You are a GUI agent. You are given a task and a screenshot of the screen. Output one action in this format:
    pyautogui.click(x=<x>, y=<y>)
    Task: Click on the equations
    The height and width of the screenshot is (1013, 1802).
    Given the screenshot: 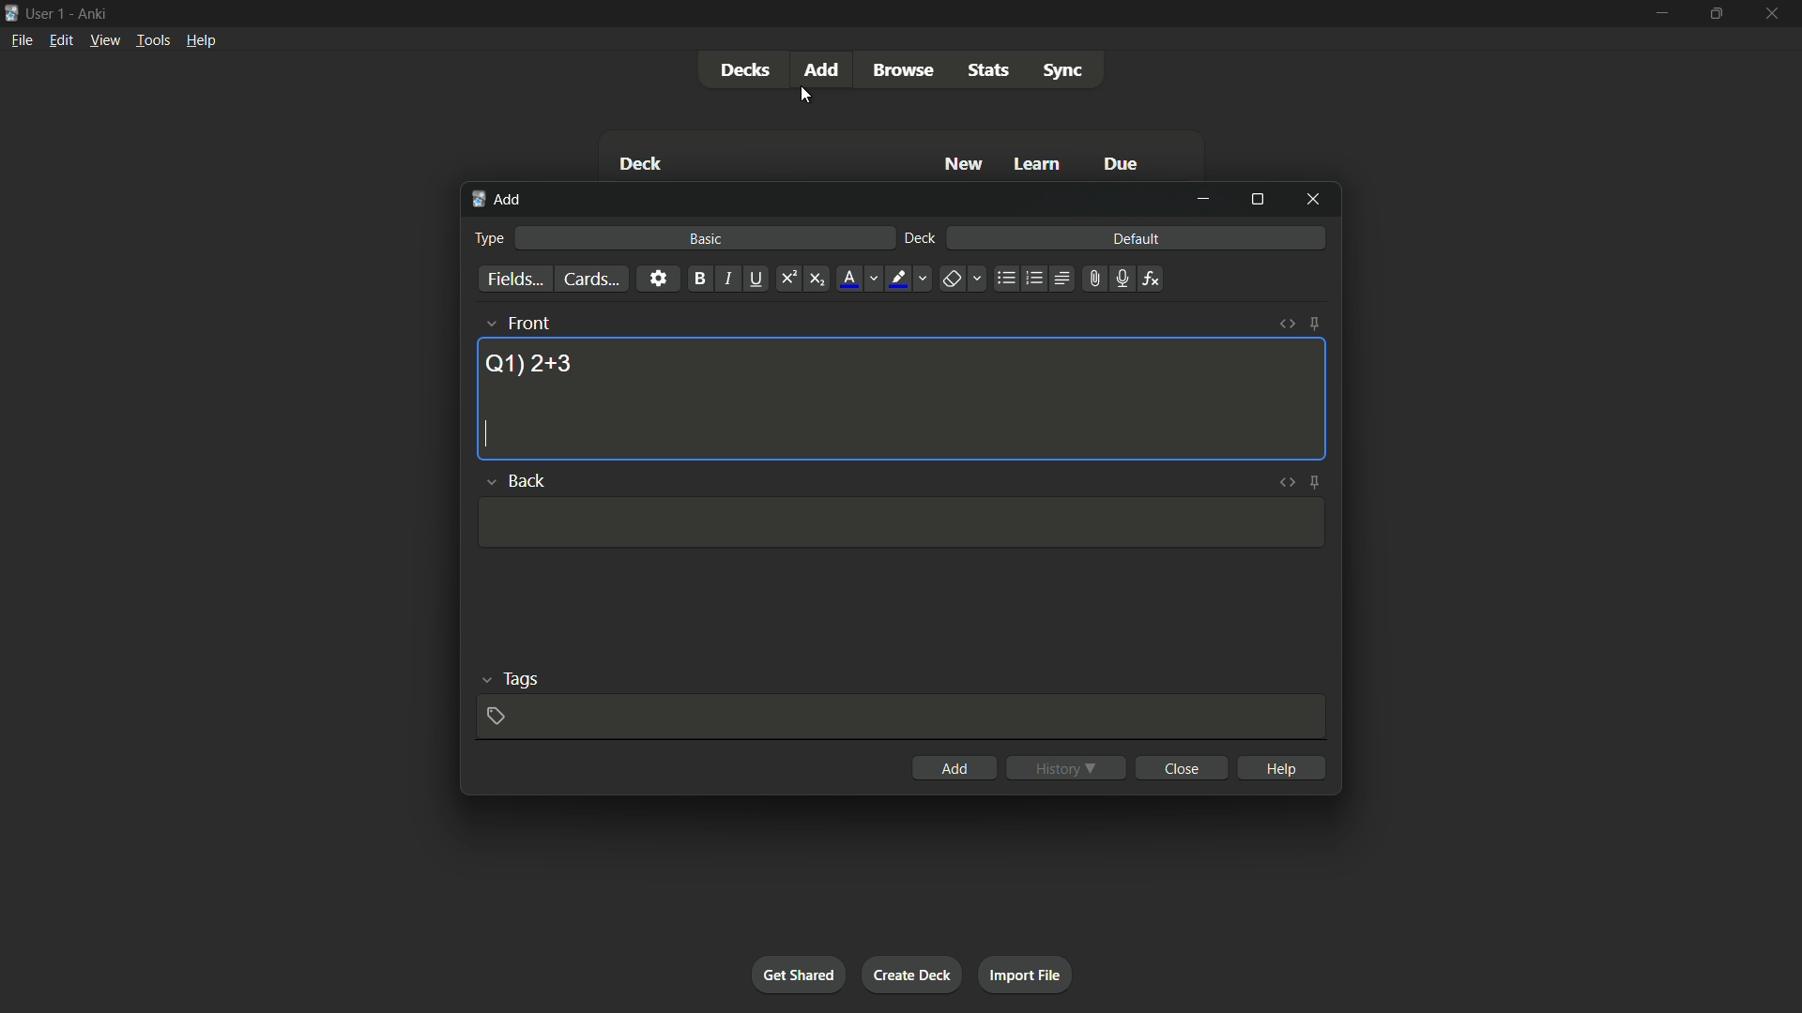 What is the action you would take?
    pyautogui.click(x=1151, y=279)
    